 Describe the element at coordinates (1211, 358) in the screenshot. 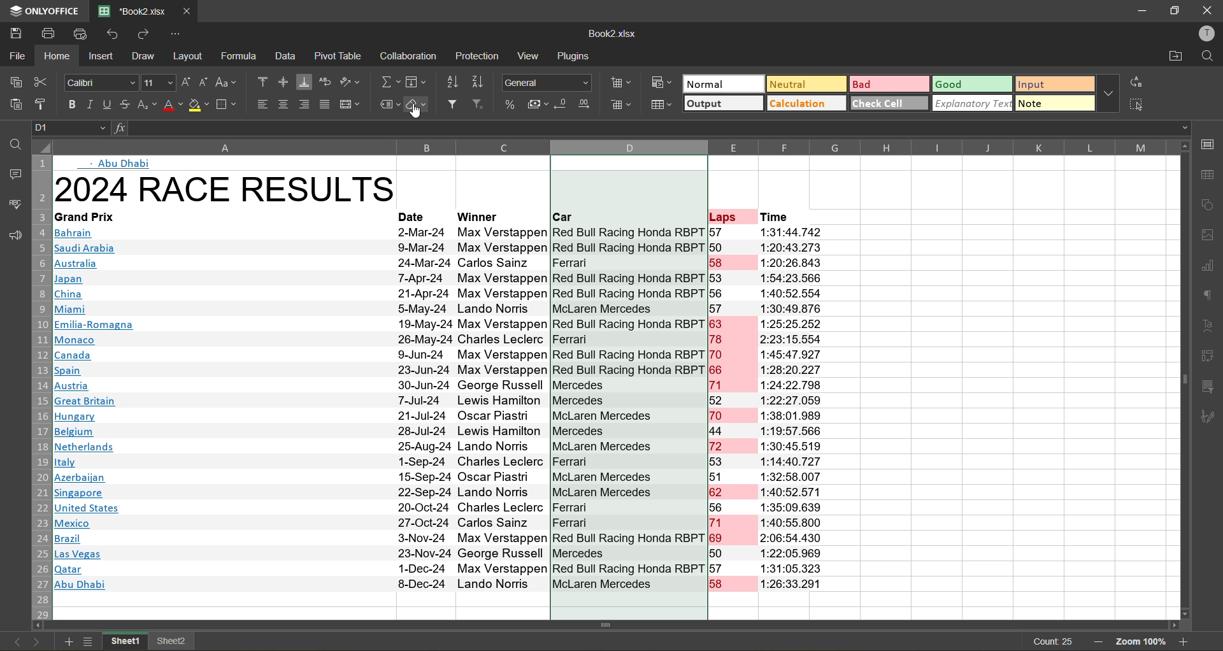

I see `pivot table` at that location.